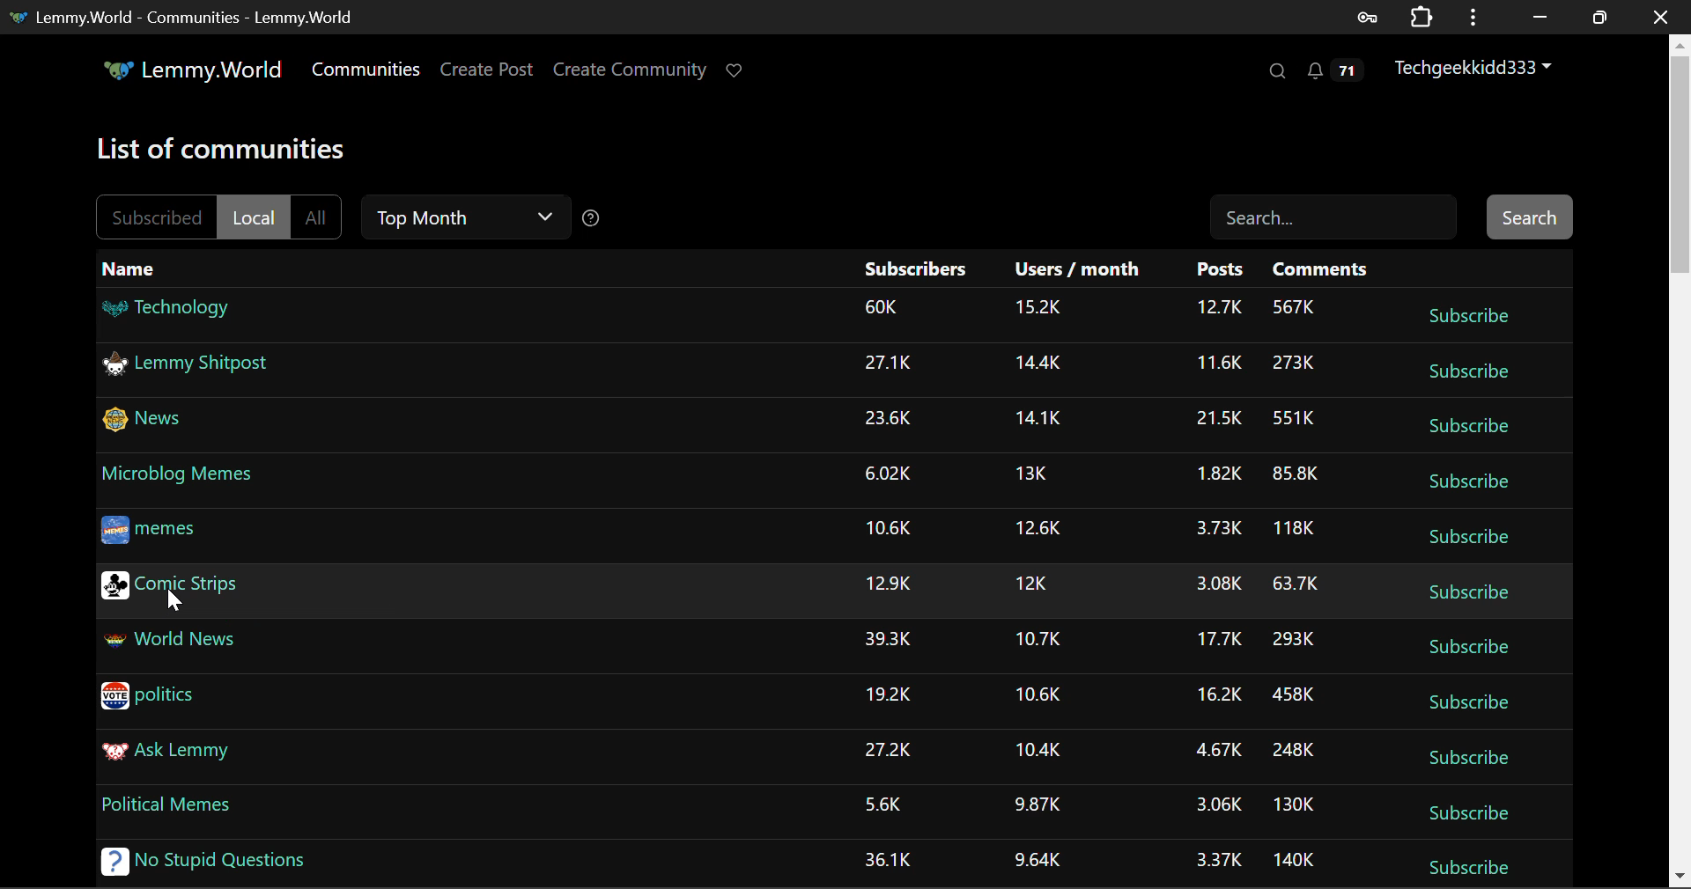 The image size is (1691, 889). Describe the element at coordinates (1468, 430) in the screenshot. I see `Subscribe` at that location.